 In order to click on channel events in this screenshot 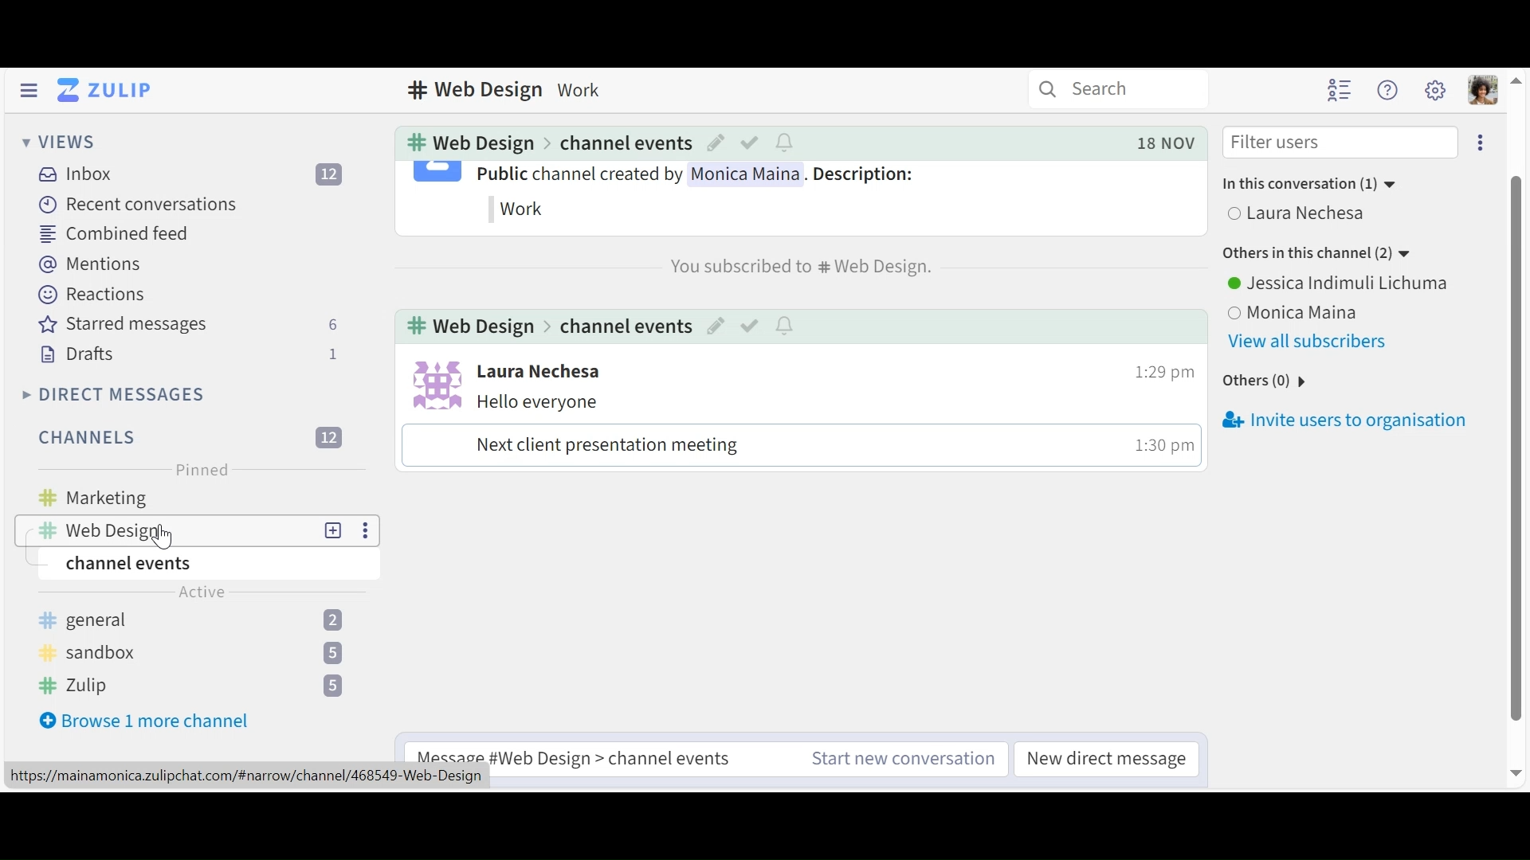, I will do `click(144, 565)`.